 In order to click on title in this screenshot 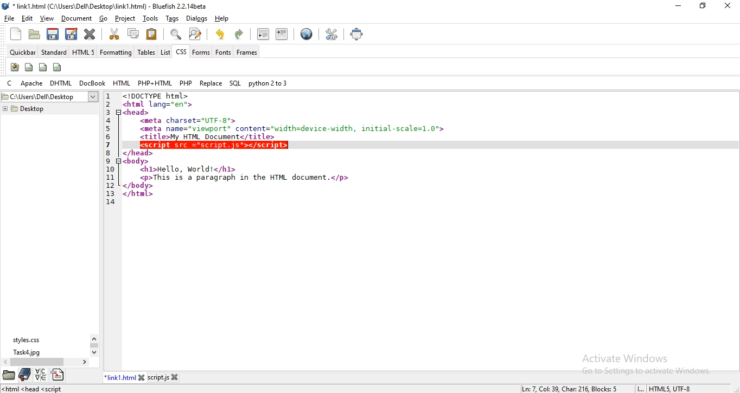, I will do `click(110, 6)`.